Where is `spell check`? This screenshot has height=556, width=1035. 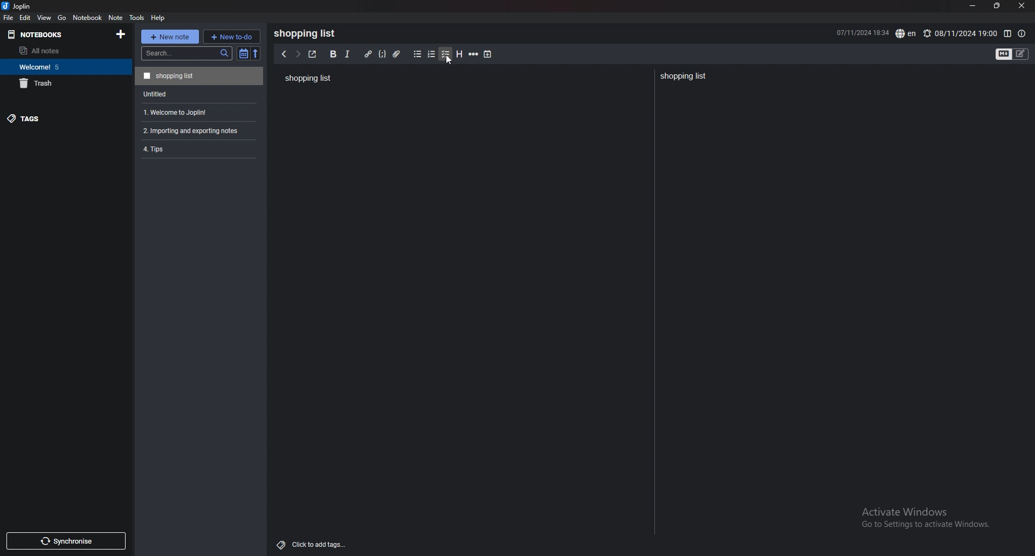 spell check is located at coordinates (907, 33).